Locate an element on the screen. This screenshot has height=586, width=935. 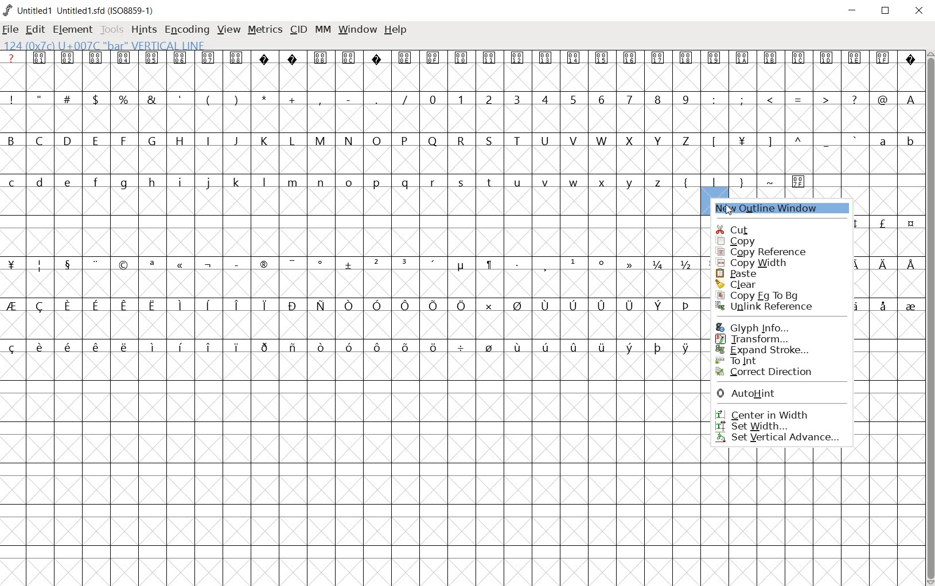
set vertical advance is located at coordinates (778, 439).